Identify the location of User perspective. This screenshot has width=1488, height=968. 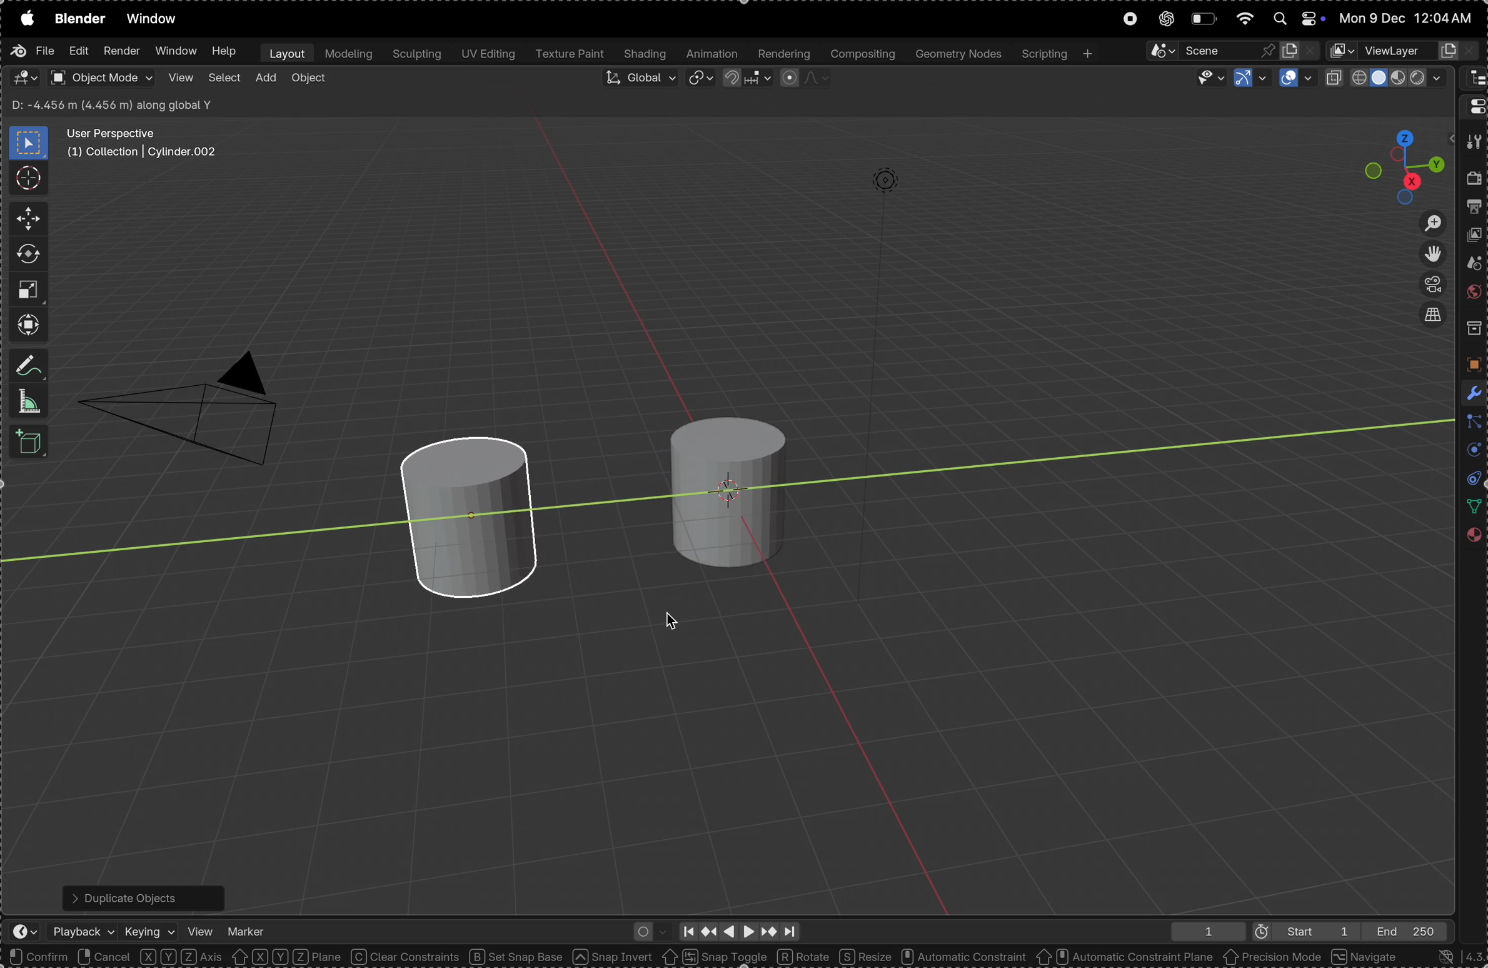
(144, 143).